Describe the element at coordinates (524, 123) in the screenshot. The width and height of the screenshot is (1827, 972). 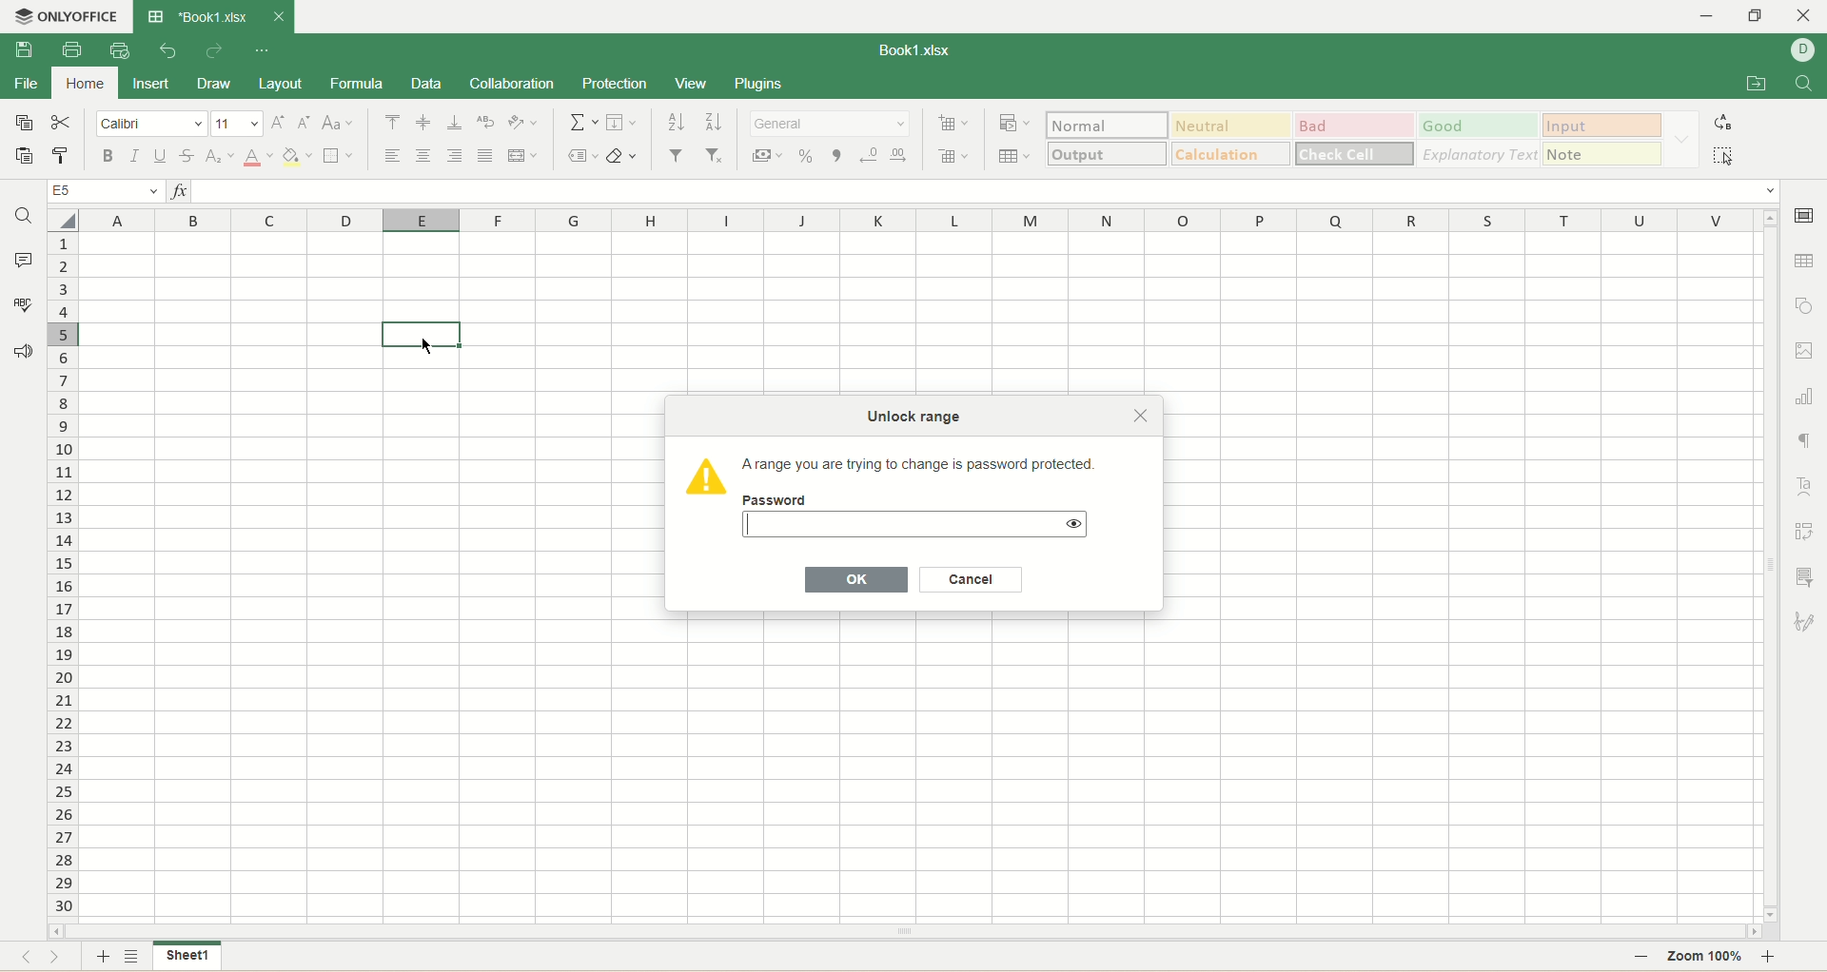
I see `orientation` at that location.